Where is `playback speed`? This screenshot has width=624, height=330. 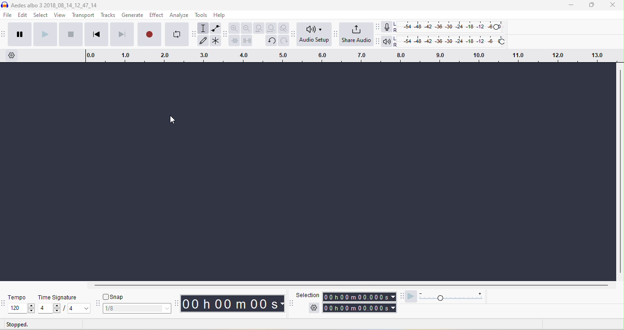
playback speed is located at coordinates (453, 297).